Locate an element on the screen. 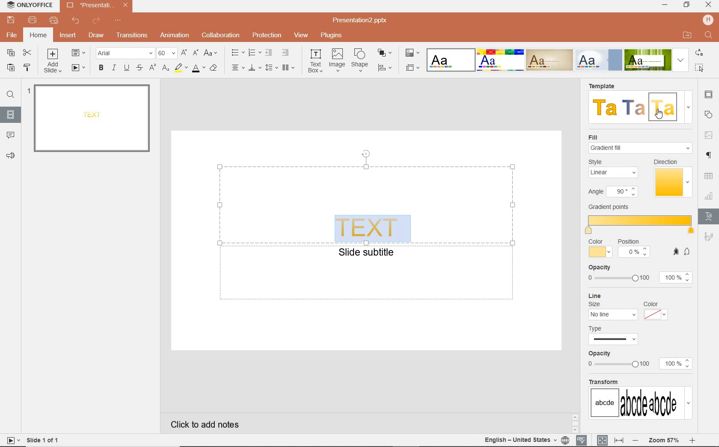 The width and height of the screenshot is (719, 447). SLIDE SETTINGS is located at coordinates (710, 95).